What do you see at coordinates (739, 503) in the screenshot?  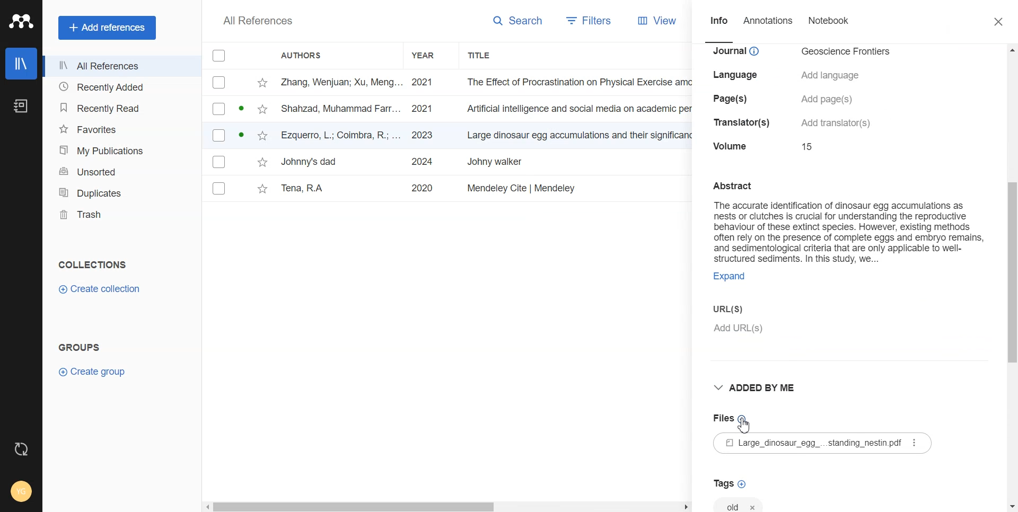 I see `Tag` at bounding box center [739, 503].